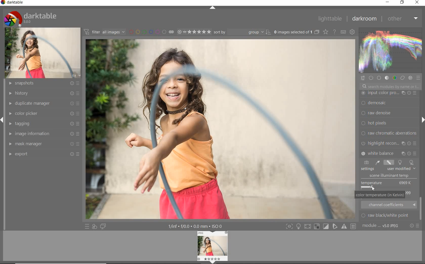  I want to click on vignetting, so click(389, 143).